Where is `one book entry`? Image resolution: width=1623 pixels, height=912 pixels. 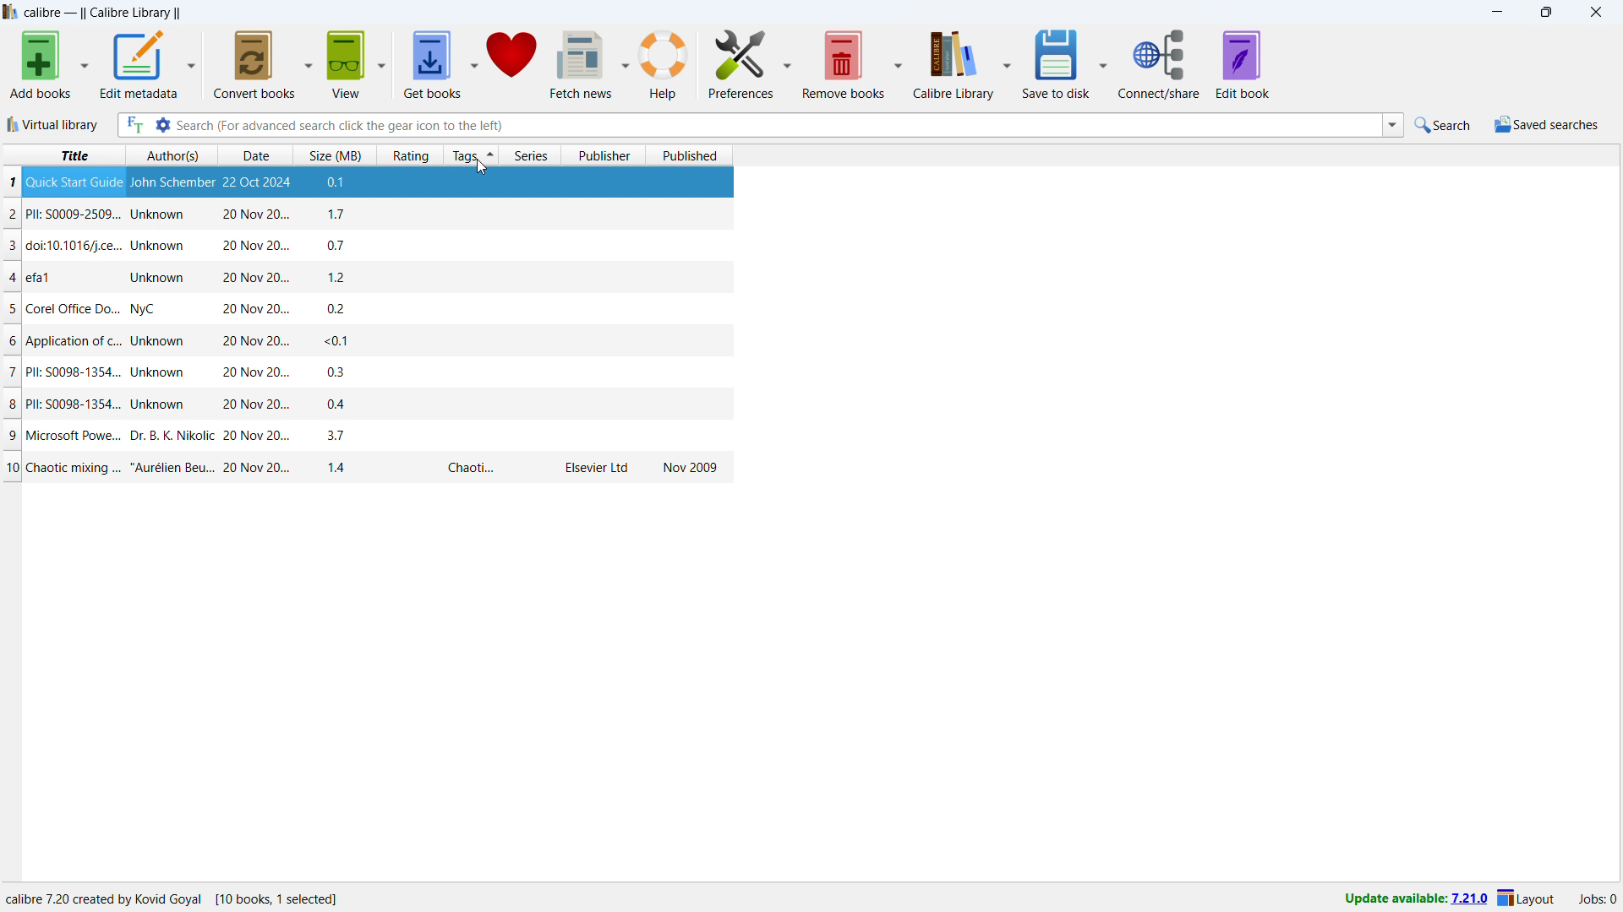
one book entry is located at coordinates (370, 471).